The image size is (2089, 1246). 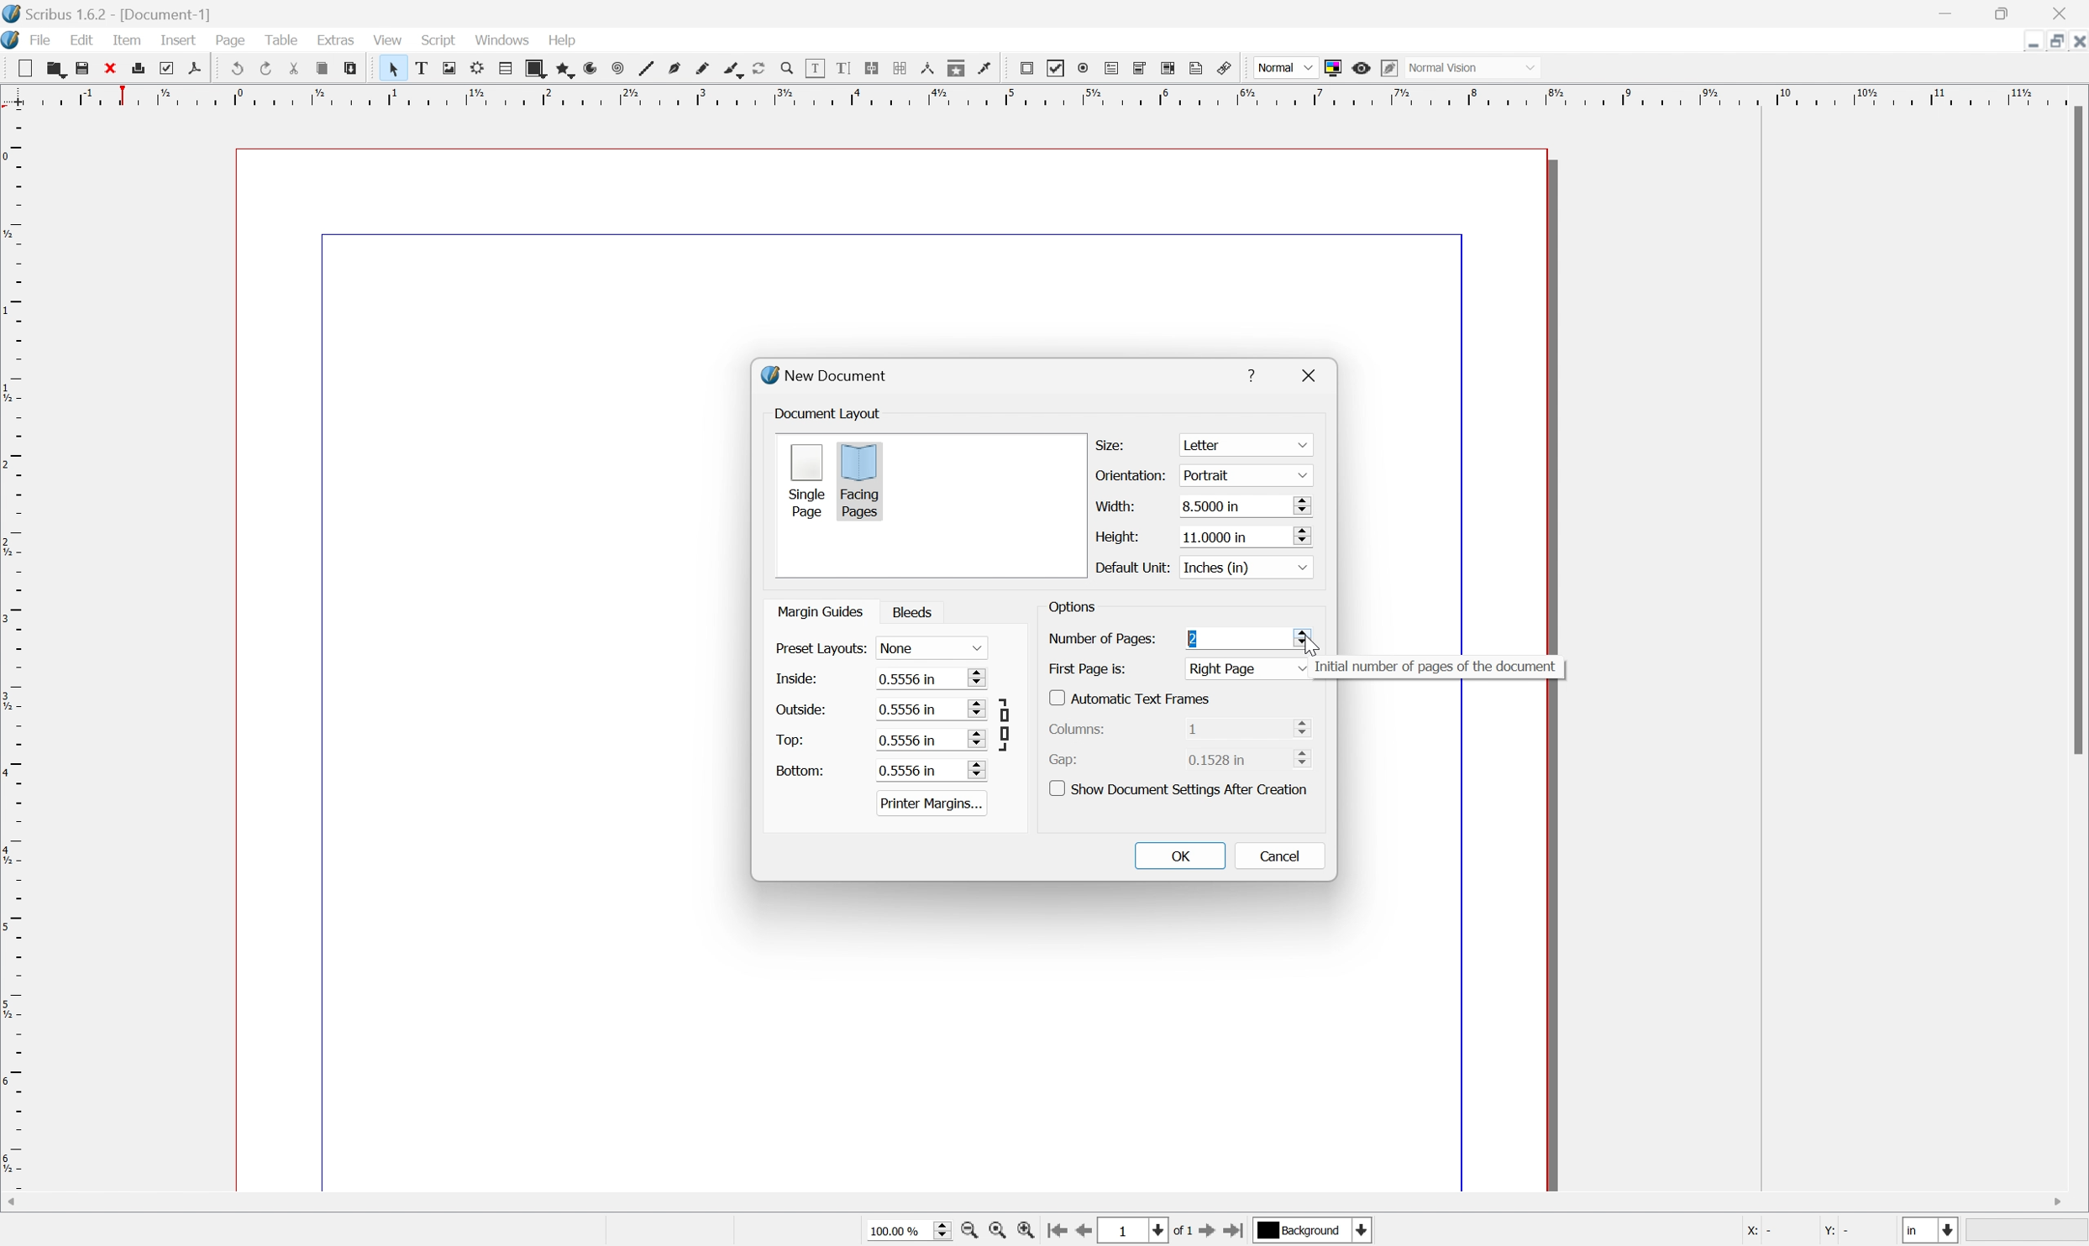 What do you see at coordinates (202, 69) in the screenshot?
I see `Save as PDF` at bounding box center [202, 69].